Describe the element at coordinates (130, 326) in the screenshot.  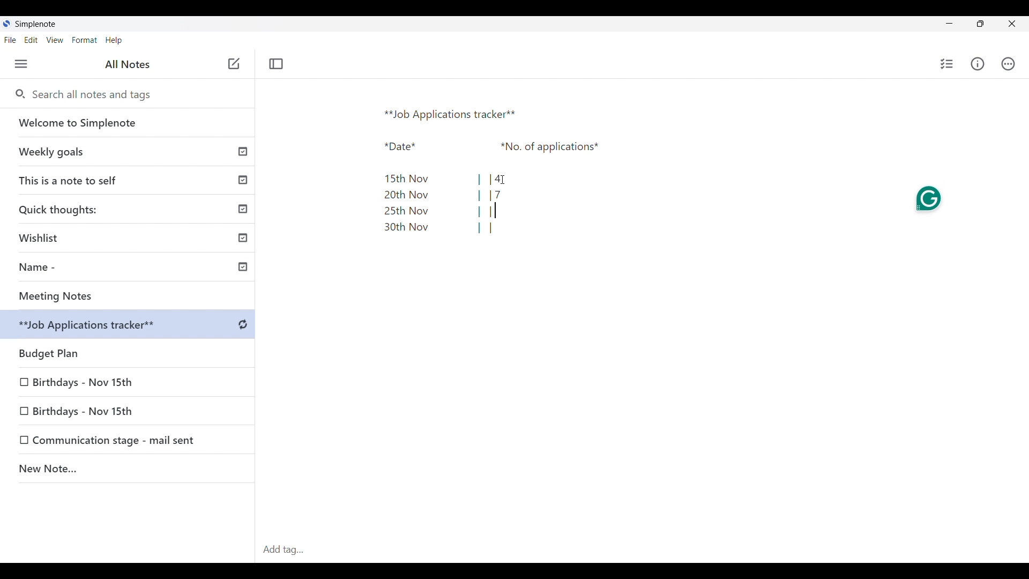
I see `Budget Plan` at that location.